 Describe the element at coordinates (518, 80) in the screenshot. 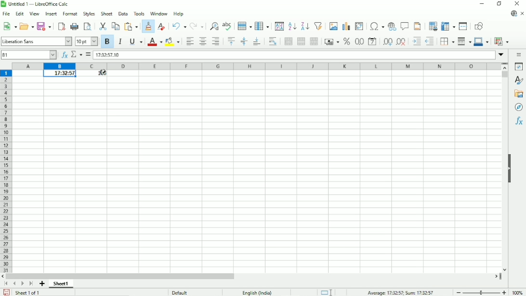

I see `Styles` at that location.